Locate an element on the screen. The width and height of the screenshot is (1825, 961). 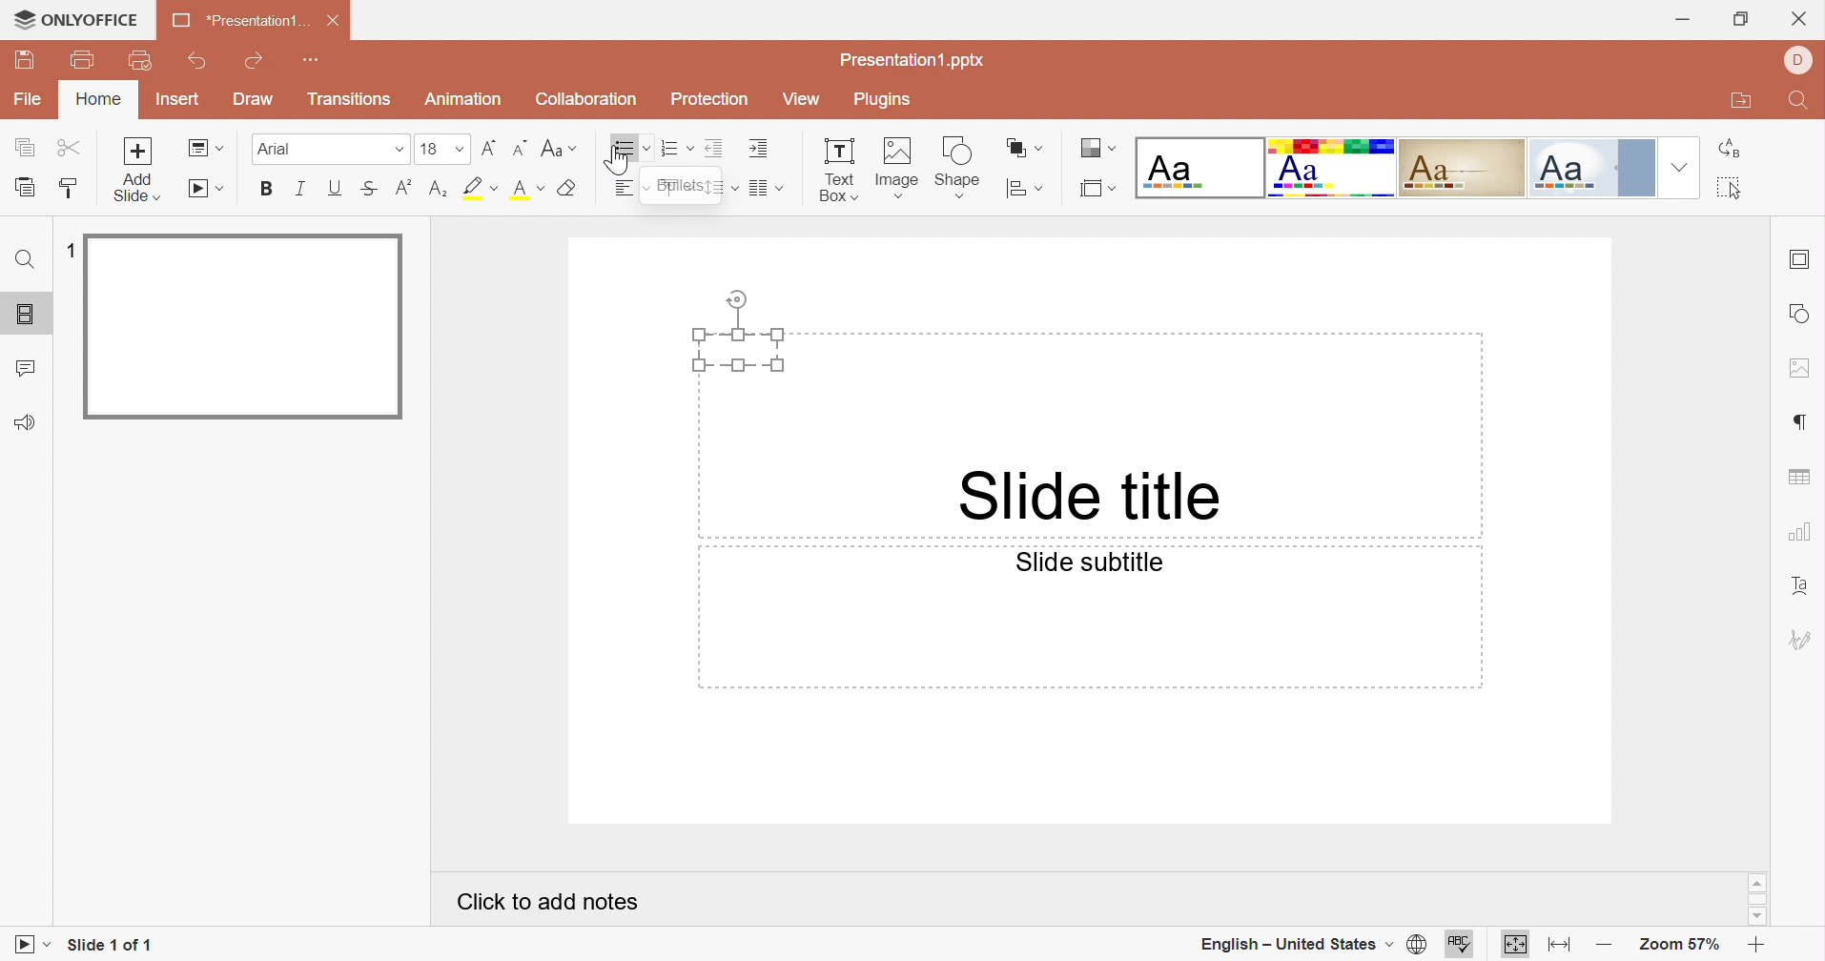
Blank is located at coordinates (1200, 168).